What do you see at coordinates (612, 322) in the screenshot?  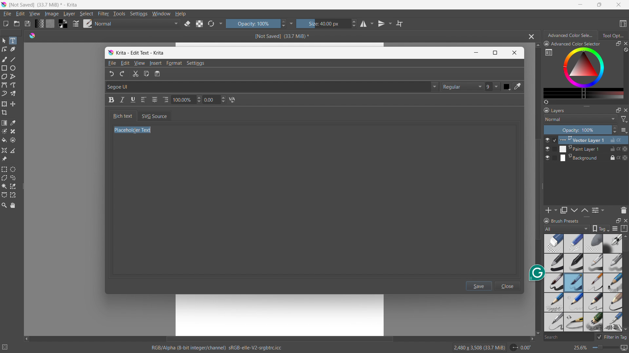 I see `pencil` at bounding box center [612, 322].